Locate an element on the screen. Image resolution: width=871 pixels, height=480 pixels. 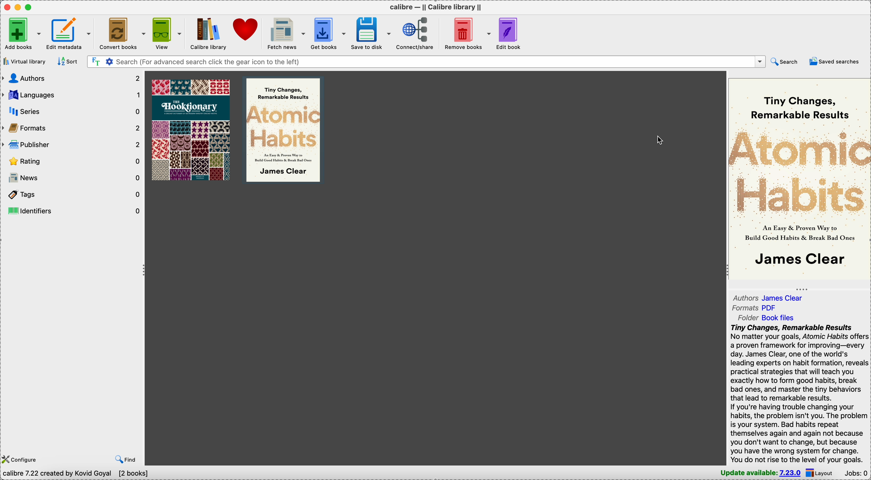
add books is located at coordinates (21, 34).